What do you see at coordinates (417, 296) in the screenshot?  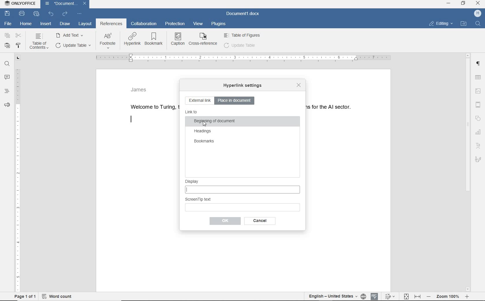 I see `fit to width` at bounding box center [417, 296].